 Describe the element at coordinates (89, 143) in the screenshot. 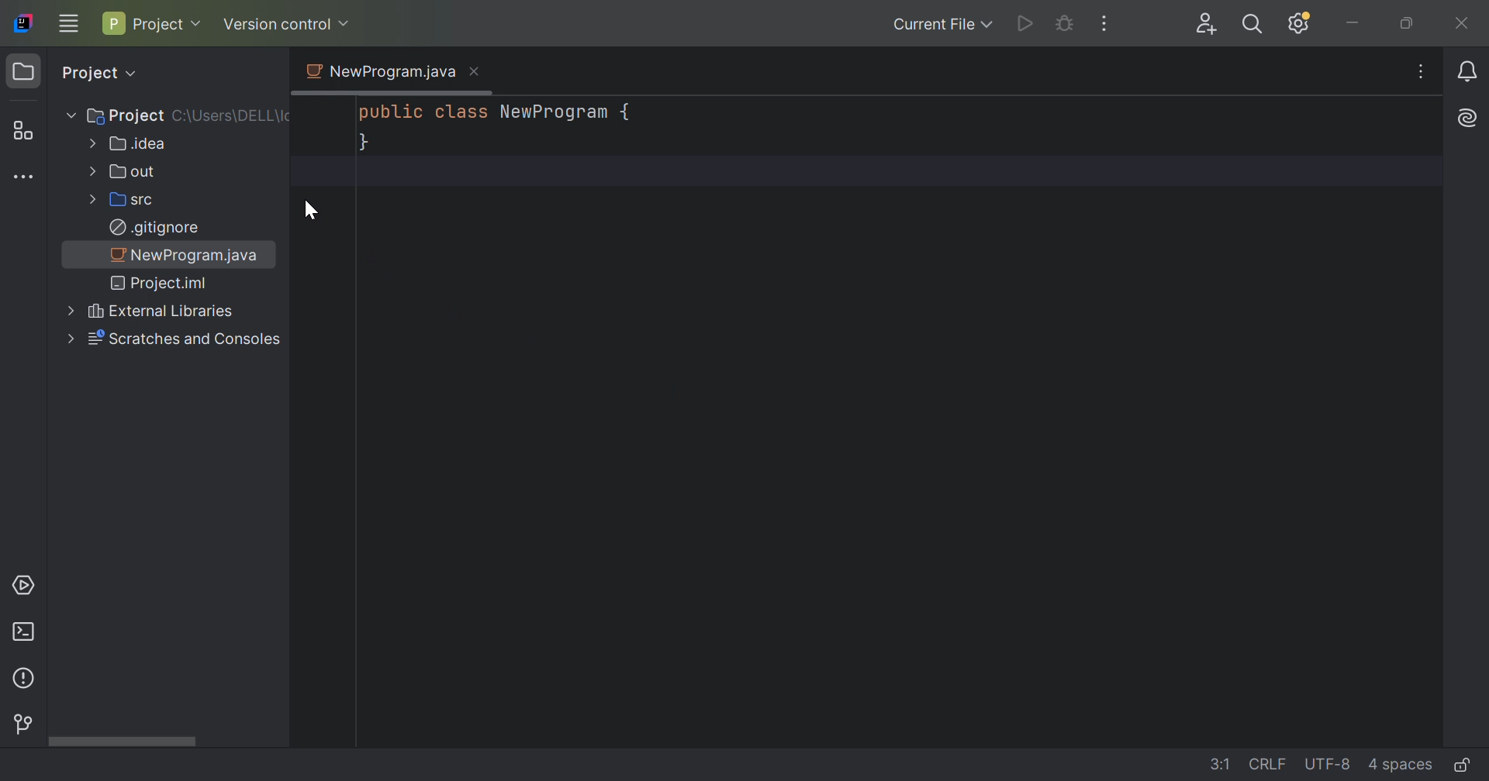

I see `Drop Down` at that location.